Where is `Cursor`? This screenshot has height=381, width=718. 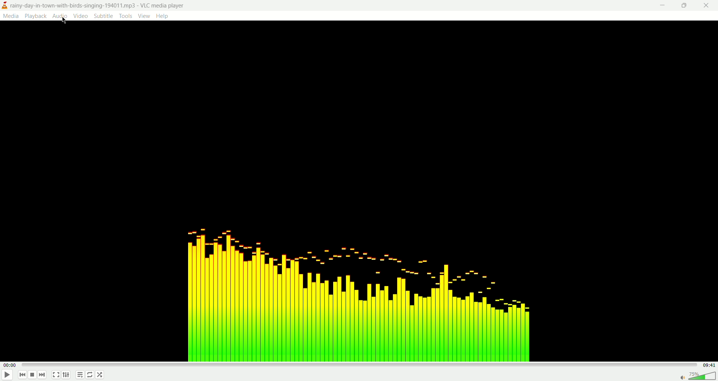 Cursor is located at coordinates (65, 21).